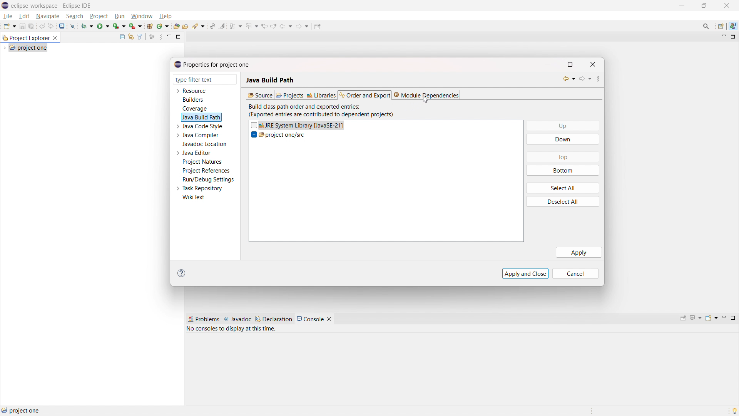 The height and width of the screenshot is (416, 739). Describe the element at coordinates (203, 319) in the screenshot. I see `problems` at that location.